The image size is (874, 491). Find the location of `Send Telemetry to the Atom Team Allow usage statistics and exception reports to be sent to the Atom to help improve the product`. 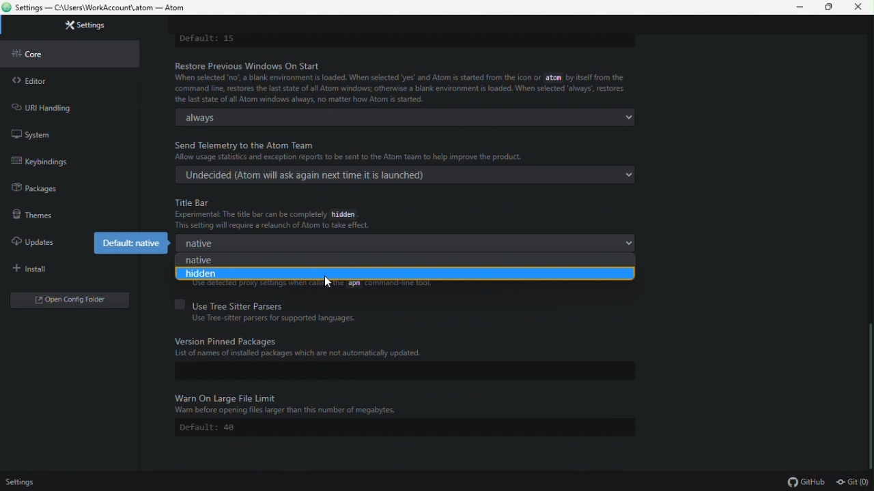

Send Telemetry to the Atom Team Allow usage statistics and exception reports to be sent to the Atom to help improve the product is located at coordinates (367, 150).